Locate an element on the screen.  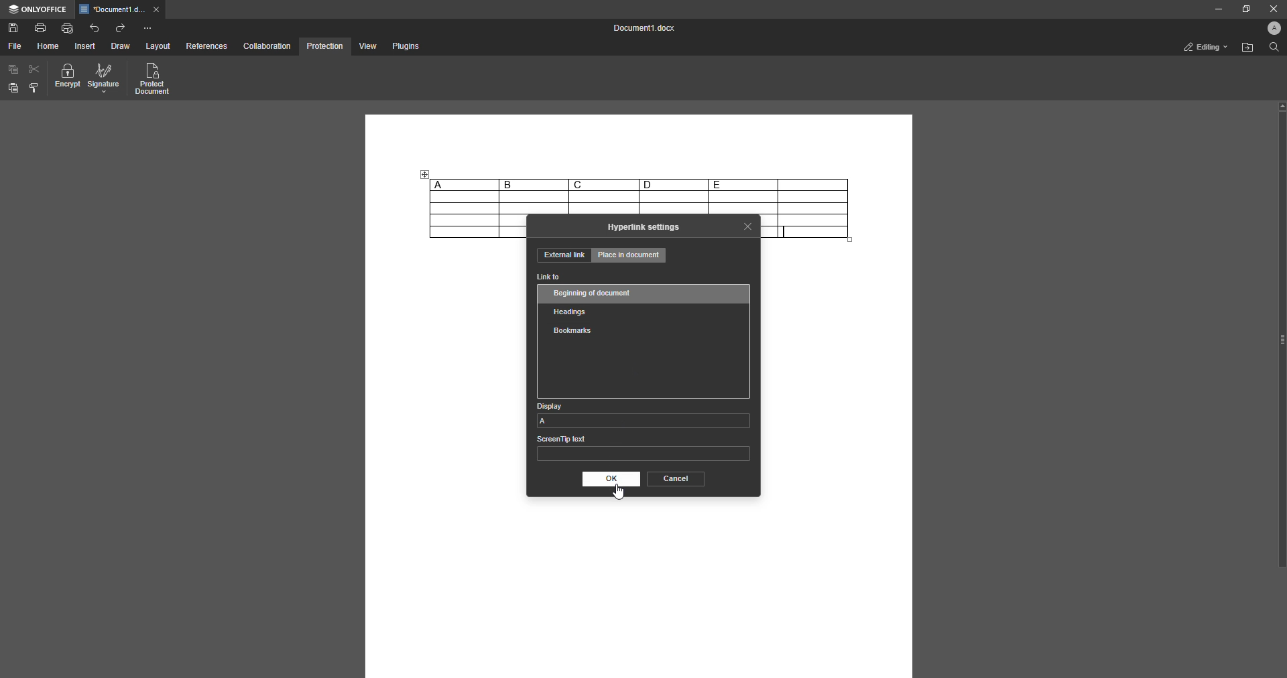
Options is located at coordinates (147, 28).